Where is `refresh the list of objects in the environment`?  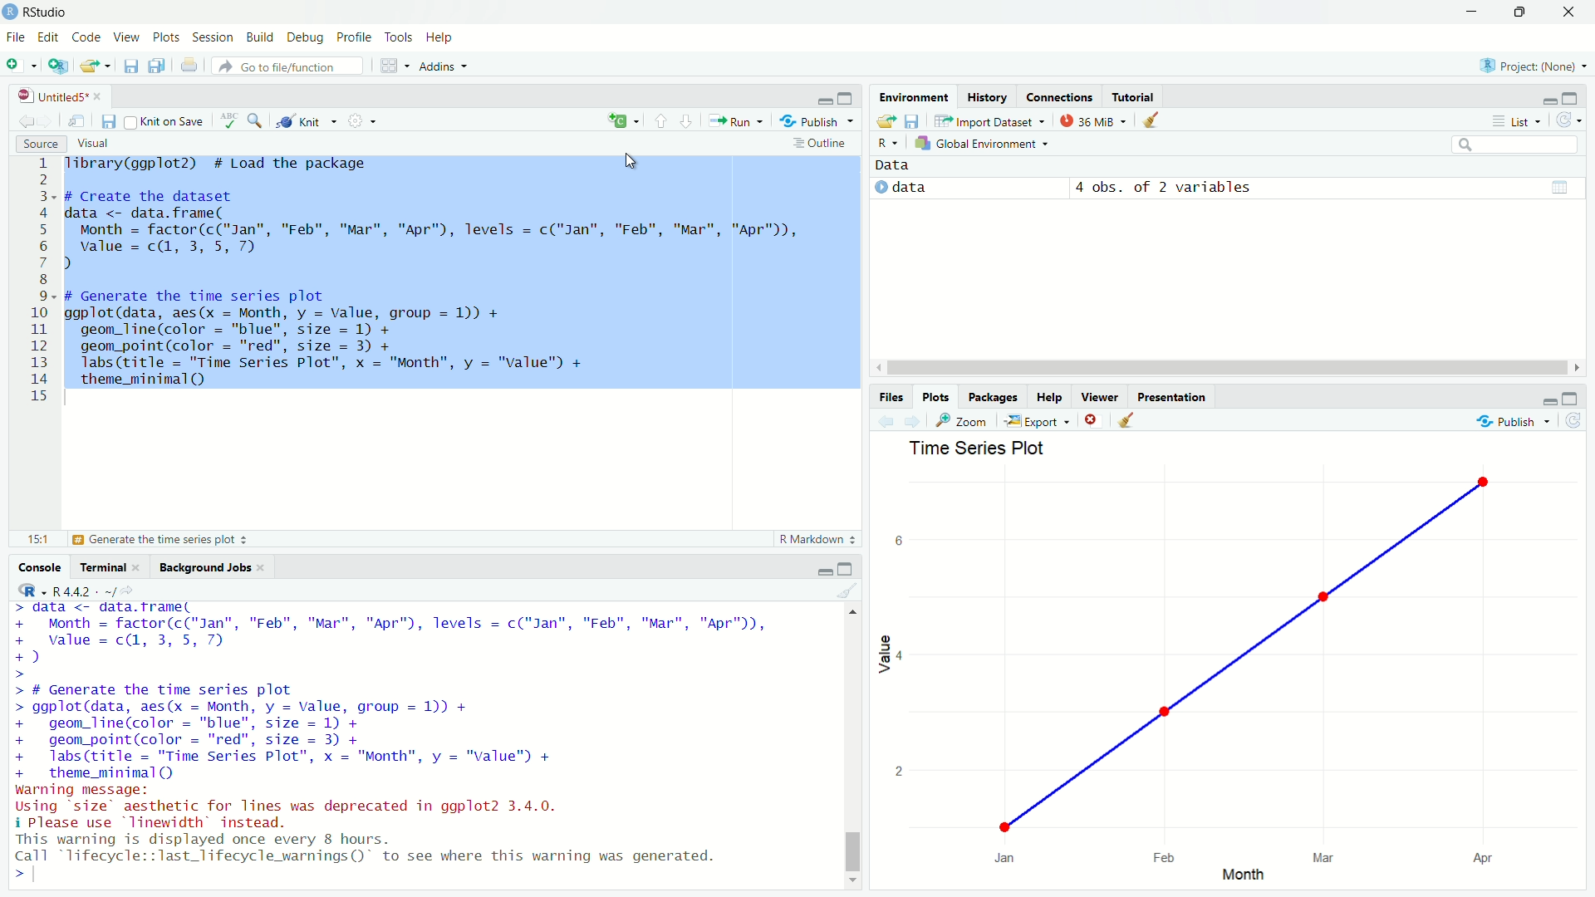 refresh the list of objects in the environment is located at coordinates (1574, 121).